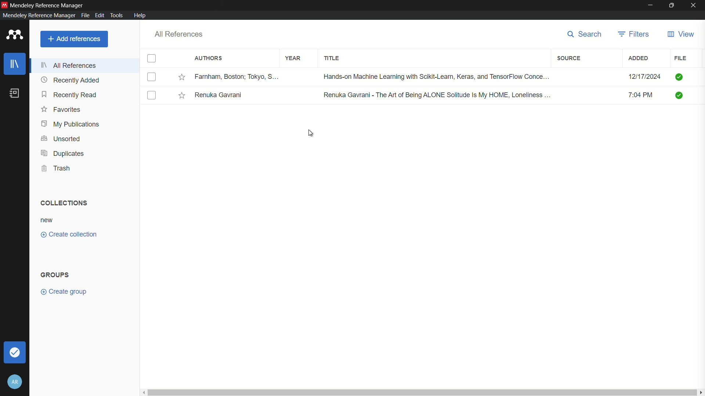  What do you see at coordinates (220, 96) in the screenshot?
I see `Renuka Gavani` at bounding box center [220, 96].